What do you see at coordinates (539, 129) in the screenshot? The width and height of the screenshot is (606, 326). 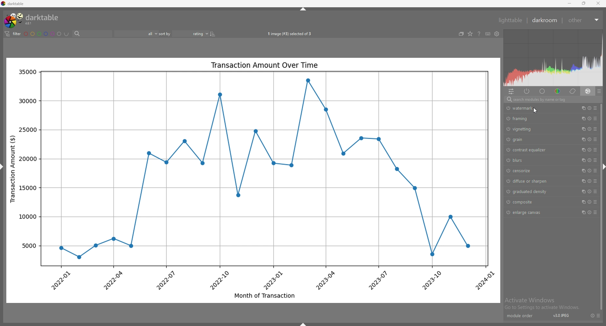 I see `vignetting` at bounding box center [539, 129].